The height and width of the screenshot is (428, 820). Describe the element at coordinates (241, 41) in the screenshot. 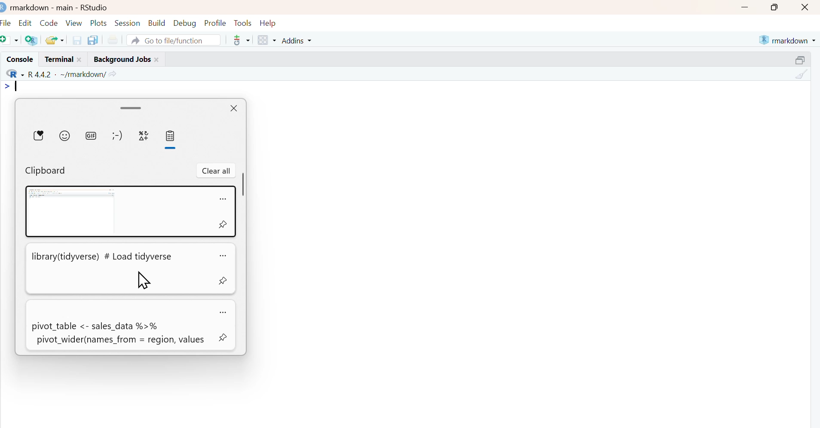

I see `Git` at that location.